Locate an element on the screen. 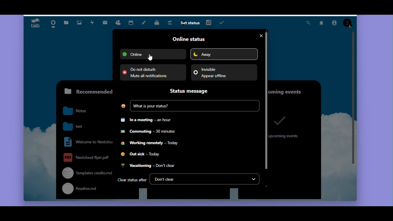 Image resolution: width=393 pixels, height=221 pixels. Upcoming events is located at coordinates (293, 90).